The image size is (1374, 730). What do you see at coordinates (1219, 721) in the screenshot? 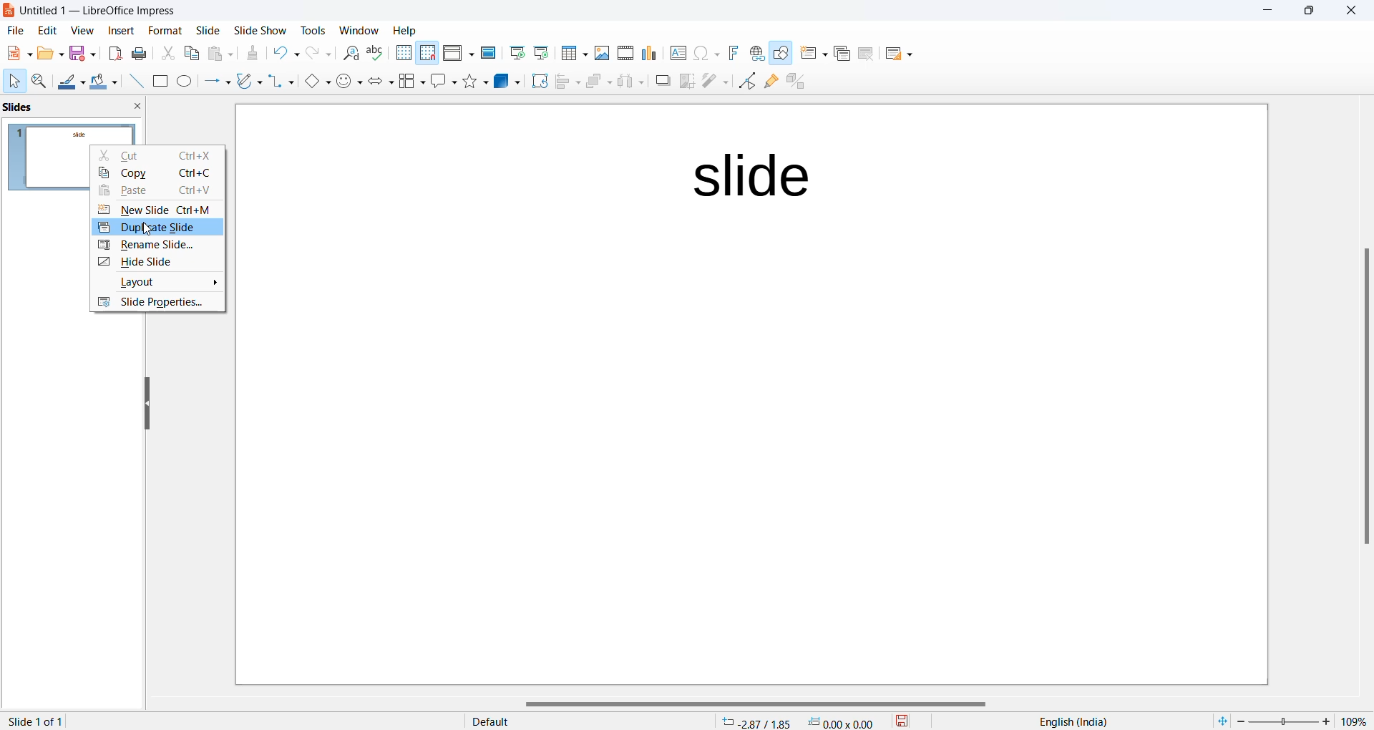
I see `fit to current window` at bounding box center [1219, 721].